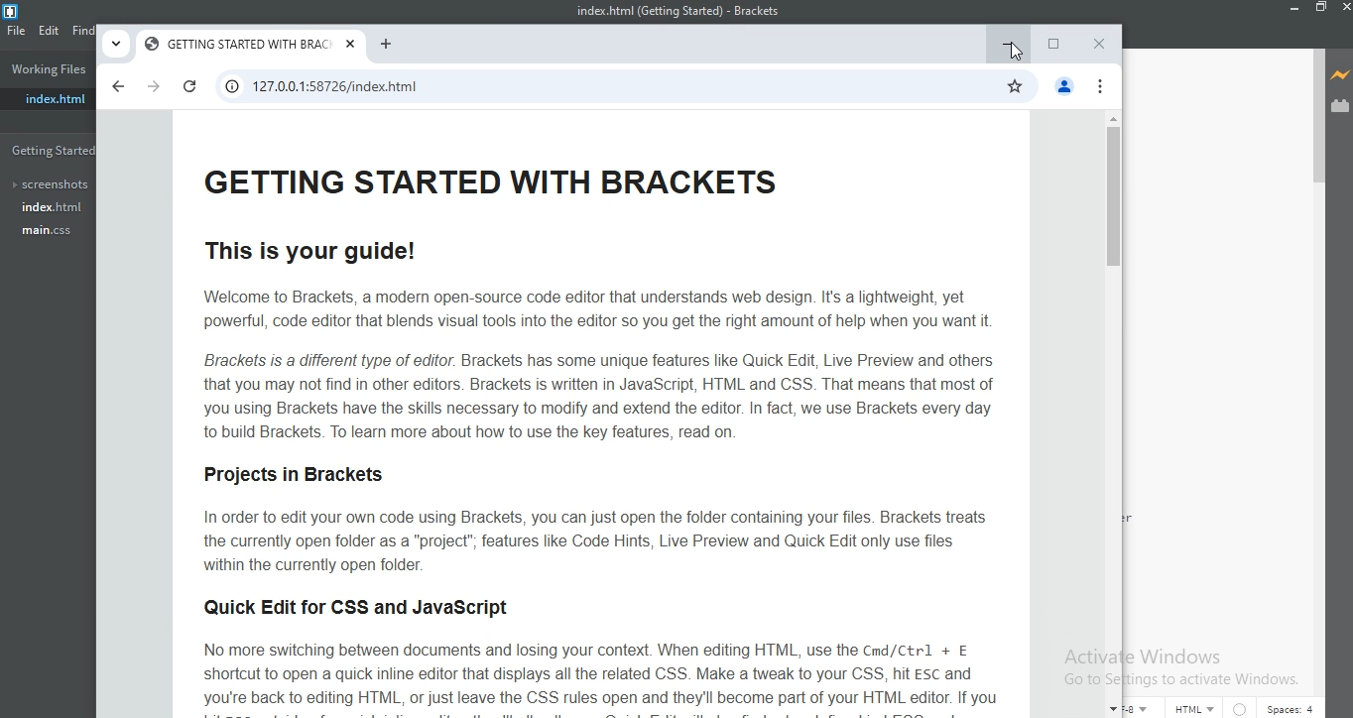  What do you see at coordinates (52, 149) in the screenshot?
I see `getting started` at bounding box center [52, 149].